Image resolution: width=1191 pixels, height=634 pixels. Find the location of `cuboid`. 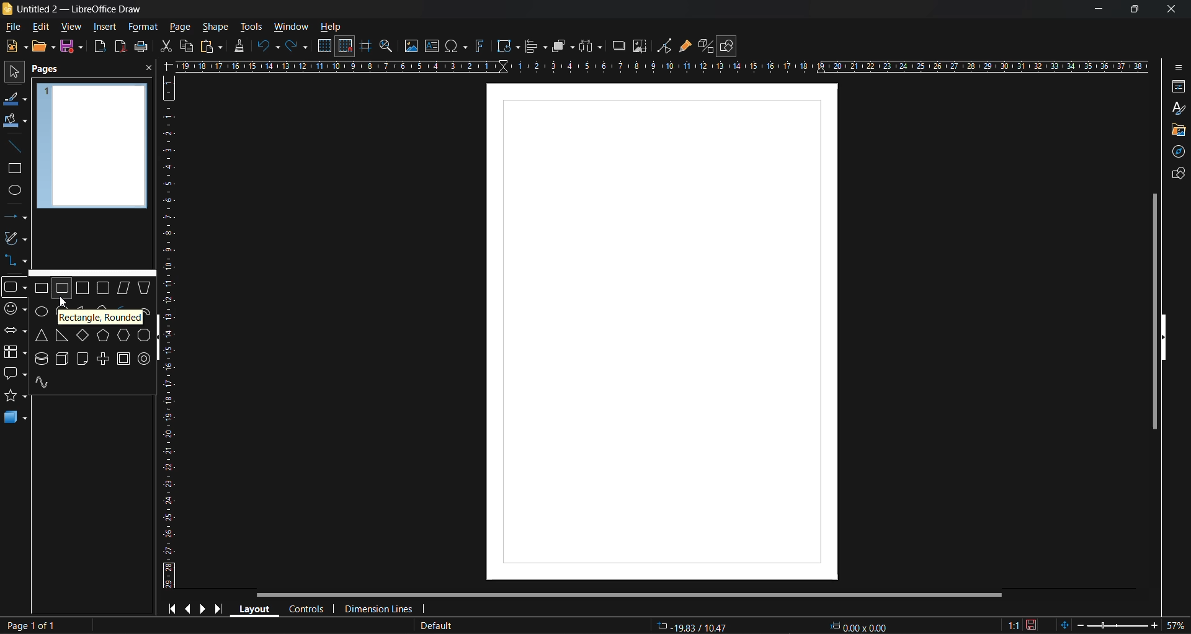

cuboid is located at coordinates (63, 359).